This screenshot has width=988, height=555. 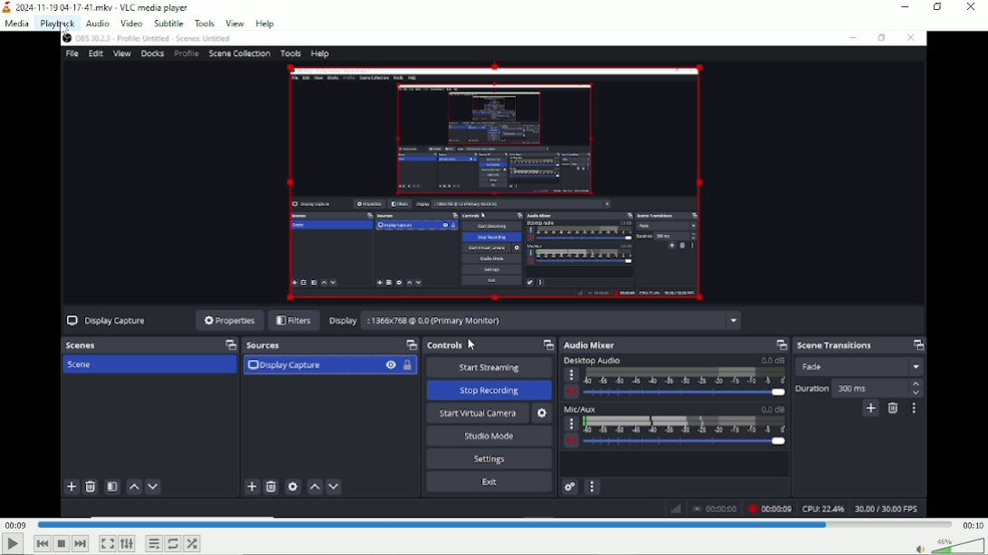 What do you see at coordinates (945, 546) in the screenshot?
I see `Volume` at bounding box center [945, 546].